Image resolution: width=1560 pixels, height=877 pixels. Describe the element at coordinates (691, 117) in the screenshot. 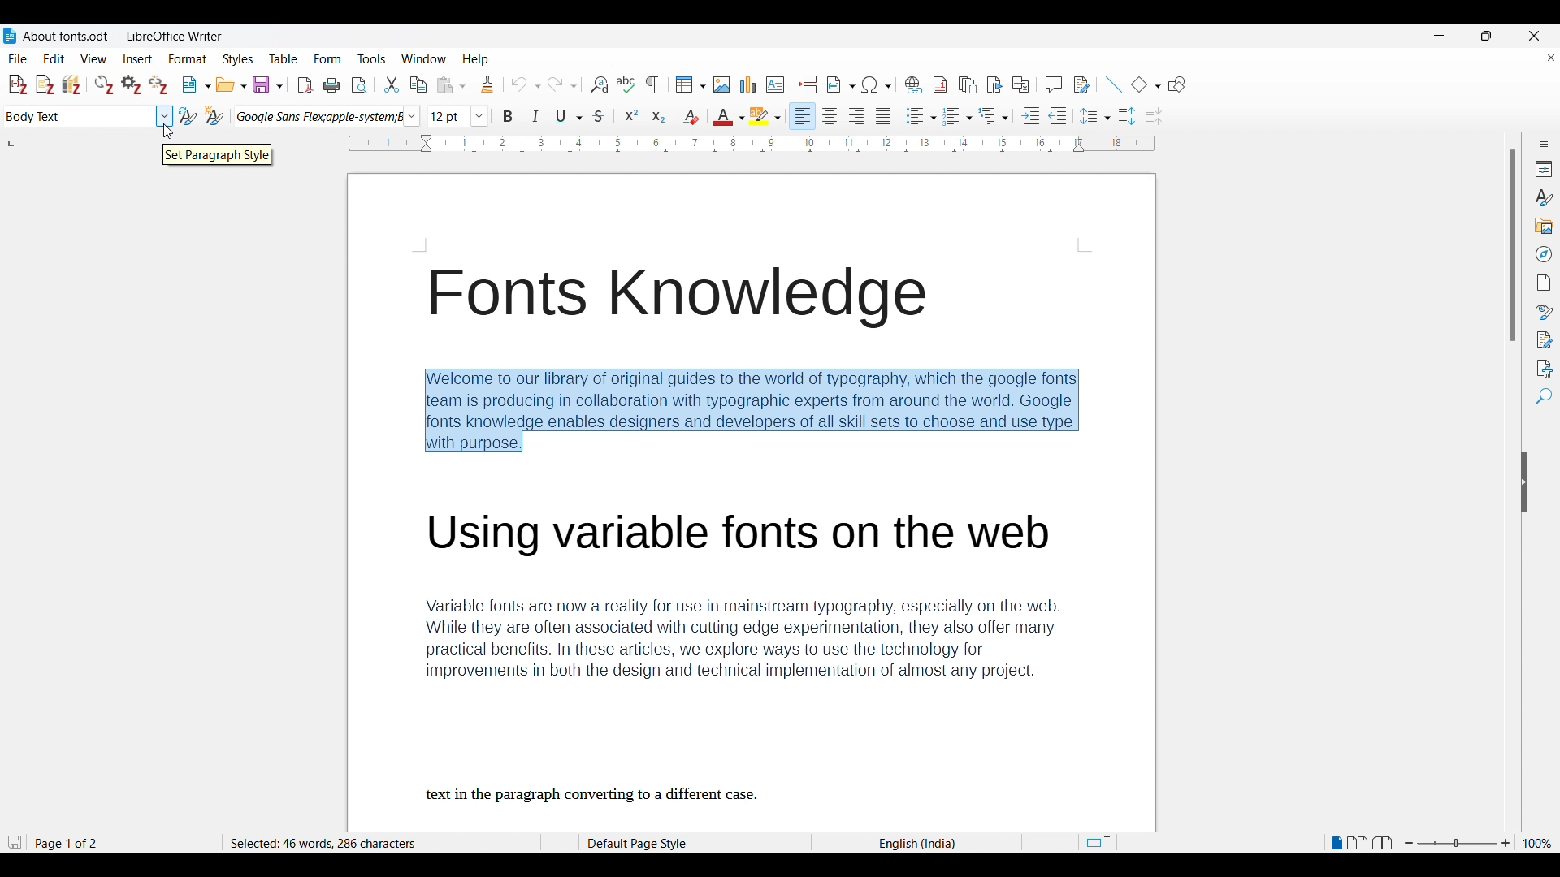

I see `Clear direct formatting` at that location.